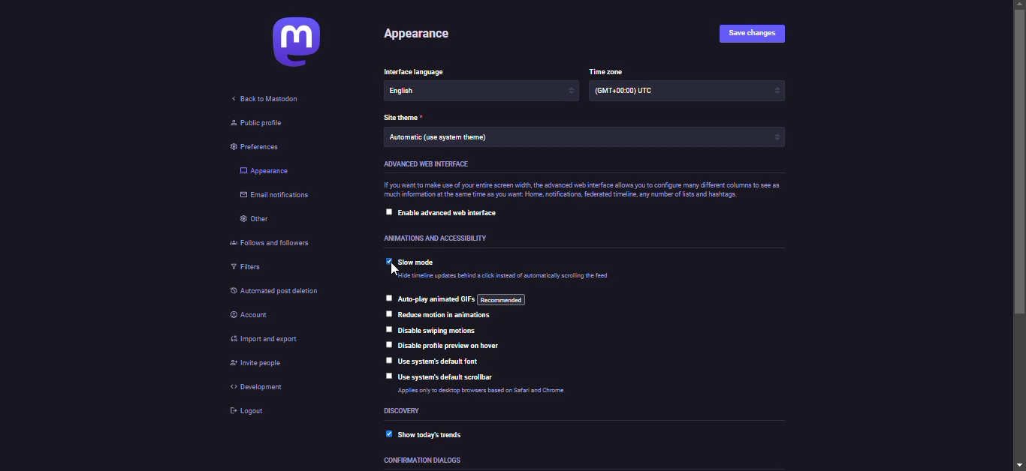  Describe the element at coordinates (387, 262) in the screenshot. I see `Selected: click to select` at that location.